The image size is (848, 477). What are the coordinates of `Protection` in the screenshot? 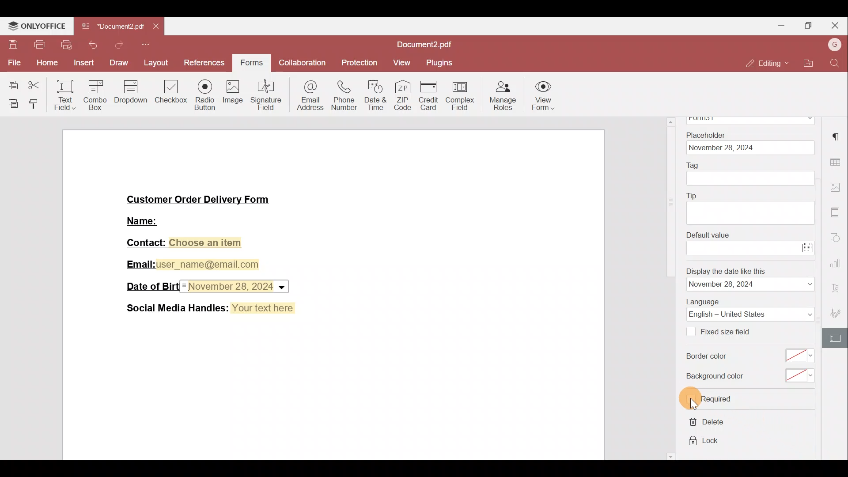 It's located at (362, 63).